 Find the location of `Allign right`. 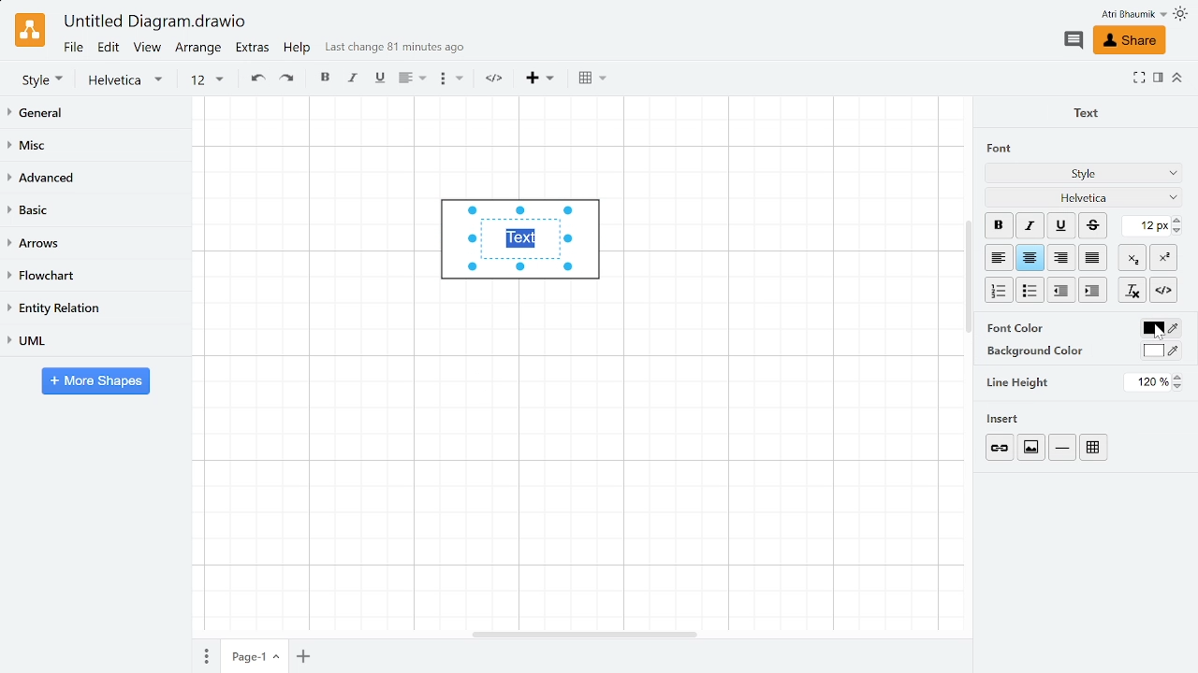

Allign right is located at coordinates (1062, 257).